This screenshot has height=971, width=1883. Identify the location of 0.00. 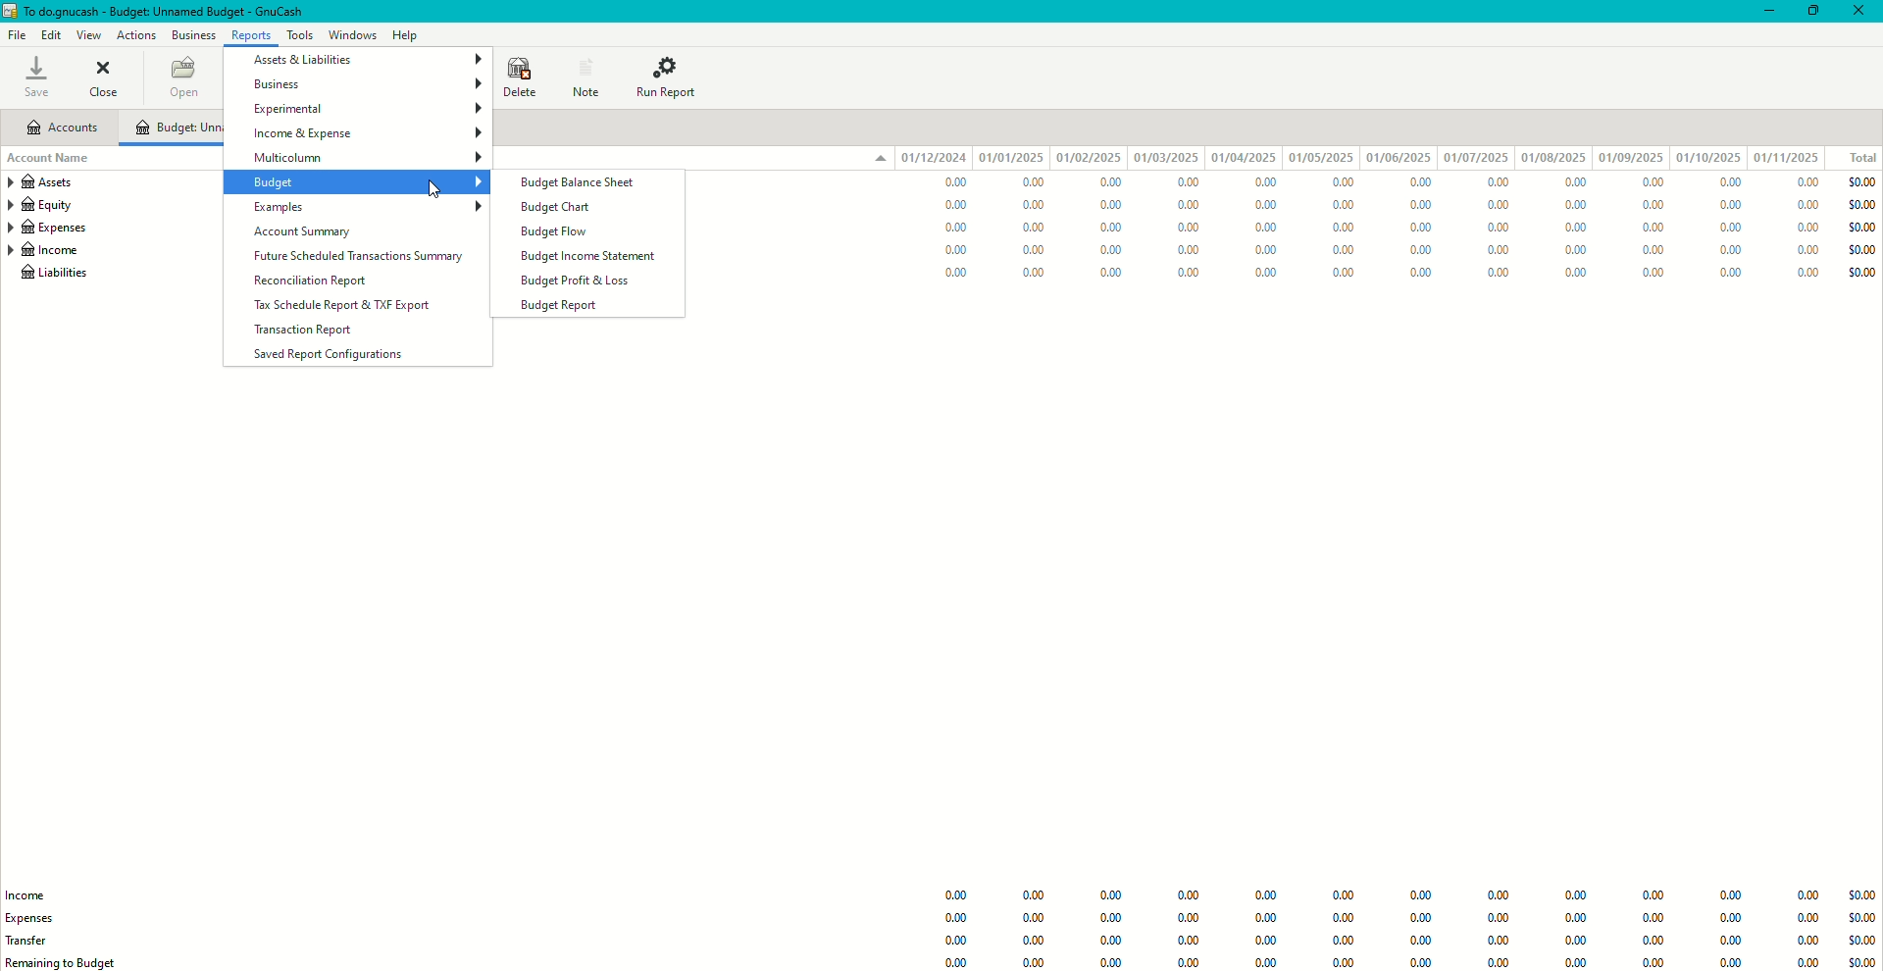
(1111, 895).